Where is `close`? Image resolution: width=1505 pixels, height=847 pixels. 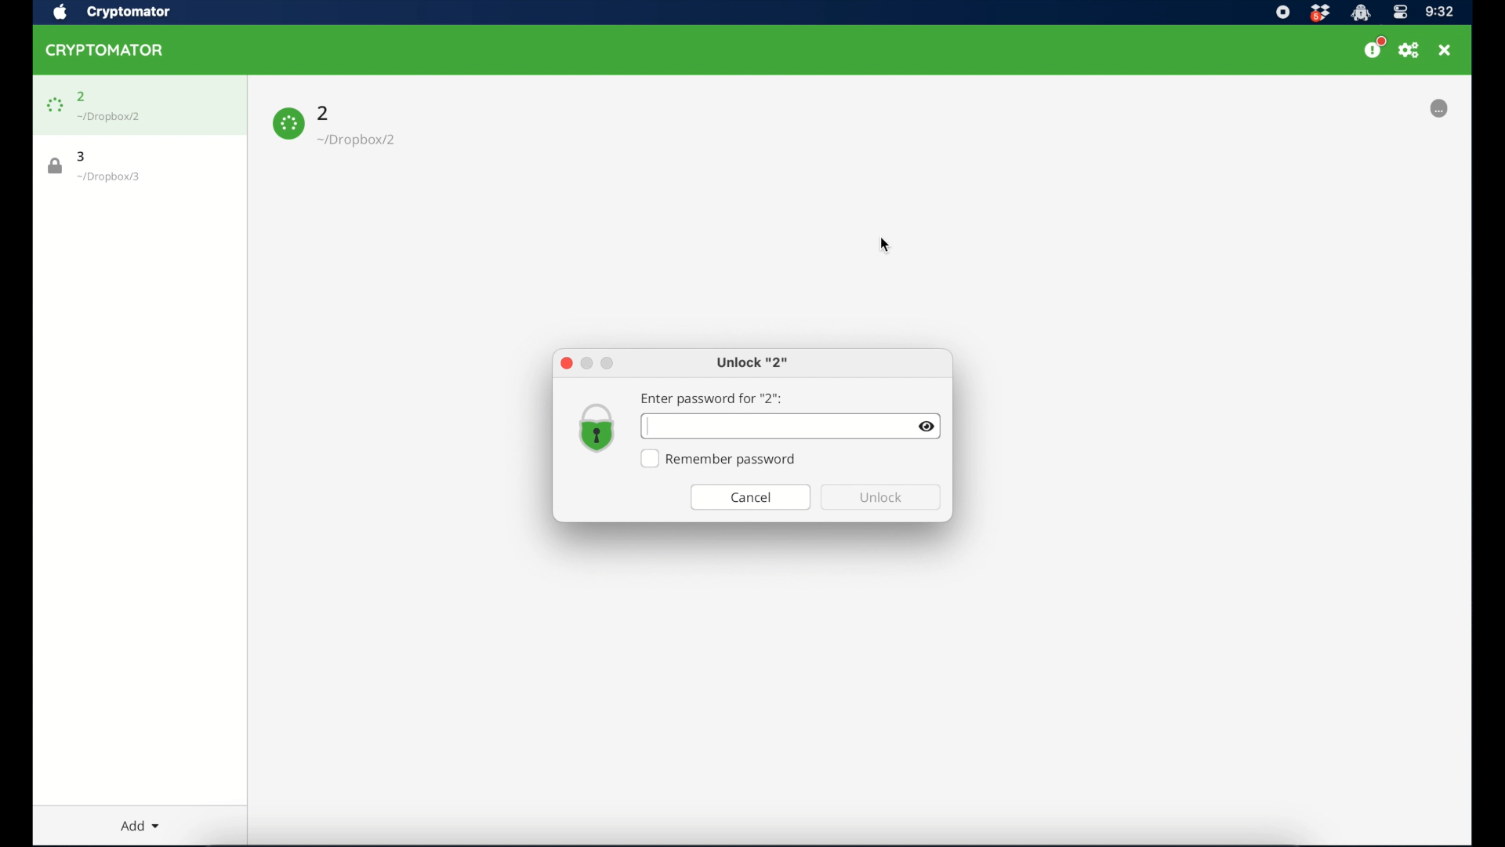 close is located at coordinates (566, 364).